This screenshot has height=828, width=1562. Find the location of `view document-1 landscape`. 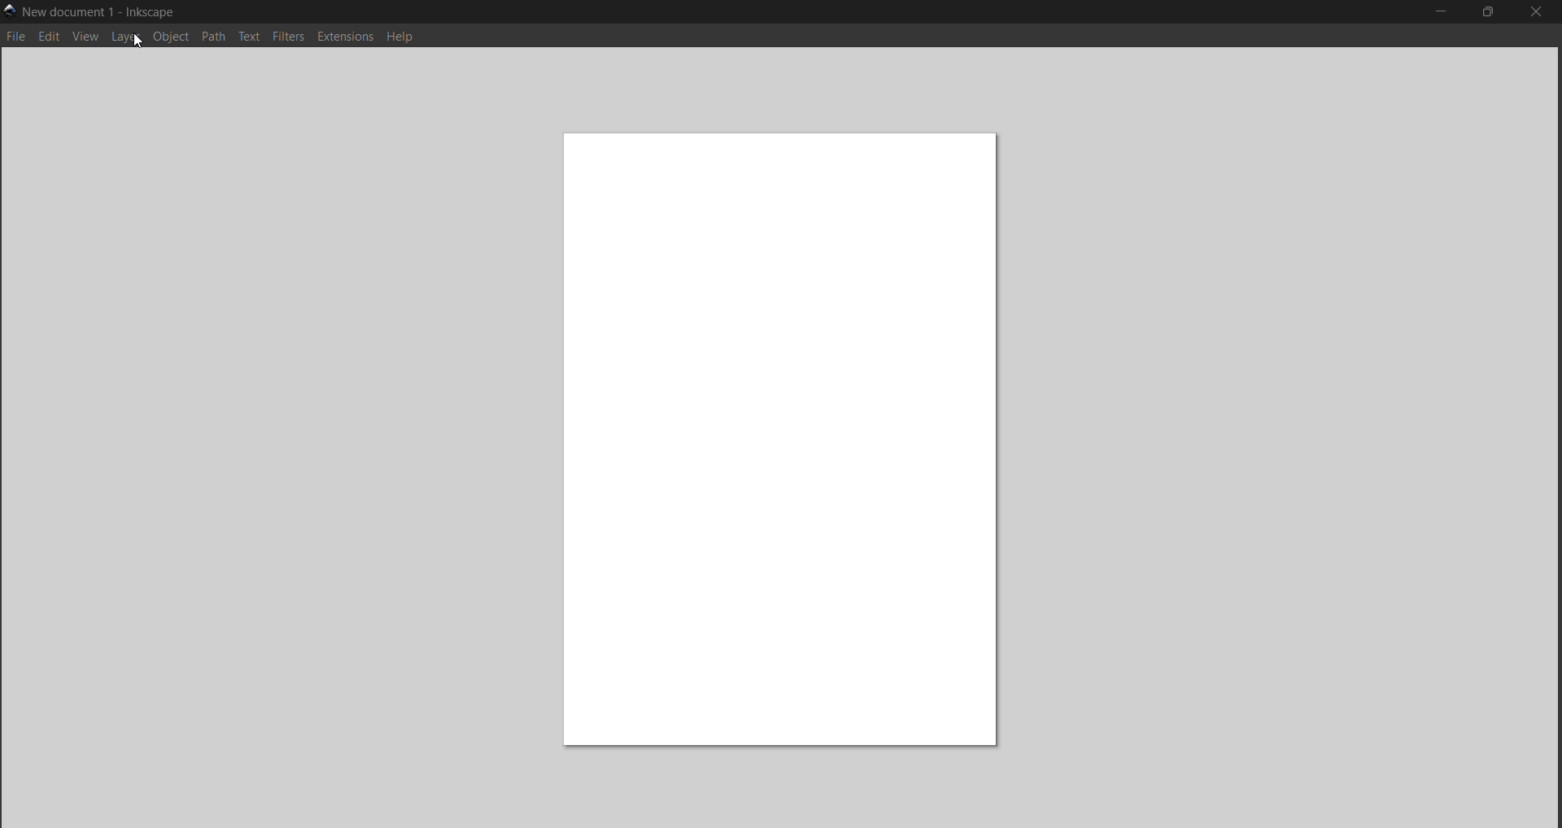

view document-1 landscape is located at coordinates (104, 11).